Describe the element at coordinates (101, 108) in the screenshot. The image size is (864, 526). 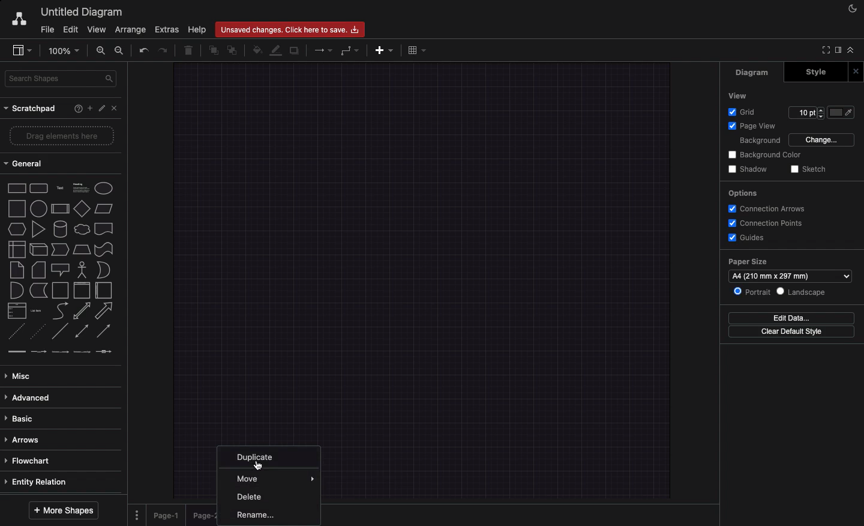
I see `Edit` at that location.